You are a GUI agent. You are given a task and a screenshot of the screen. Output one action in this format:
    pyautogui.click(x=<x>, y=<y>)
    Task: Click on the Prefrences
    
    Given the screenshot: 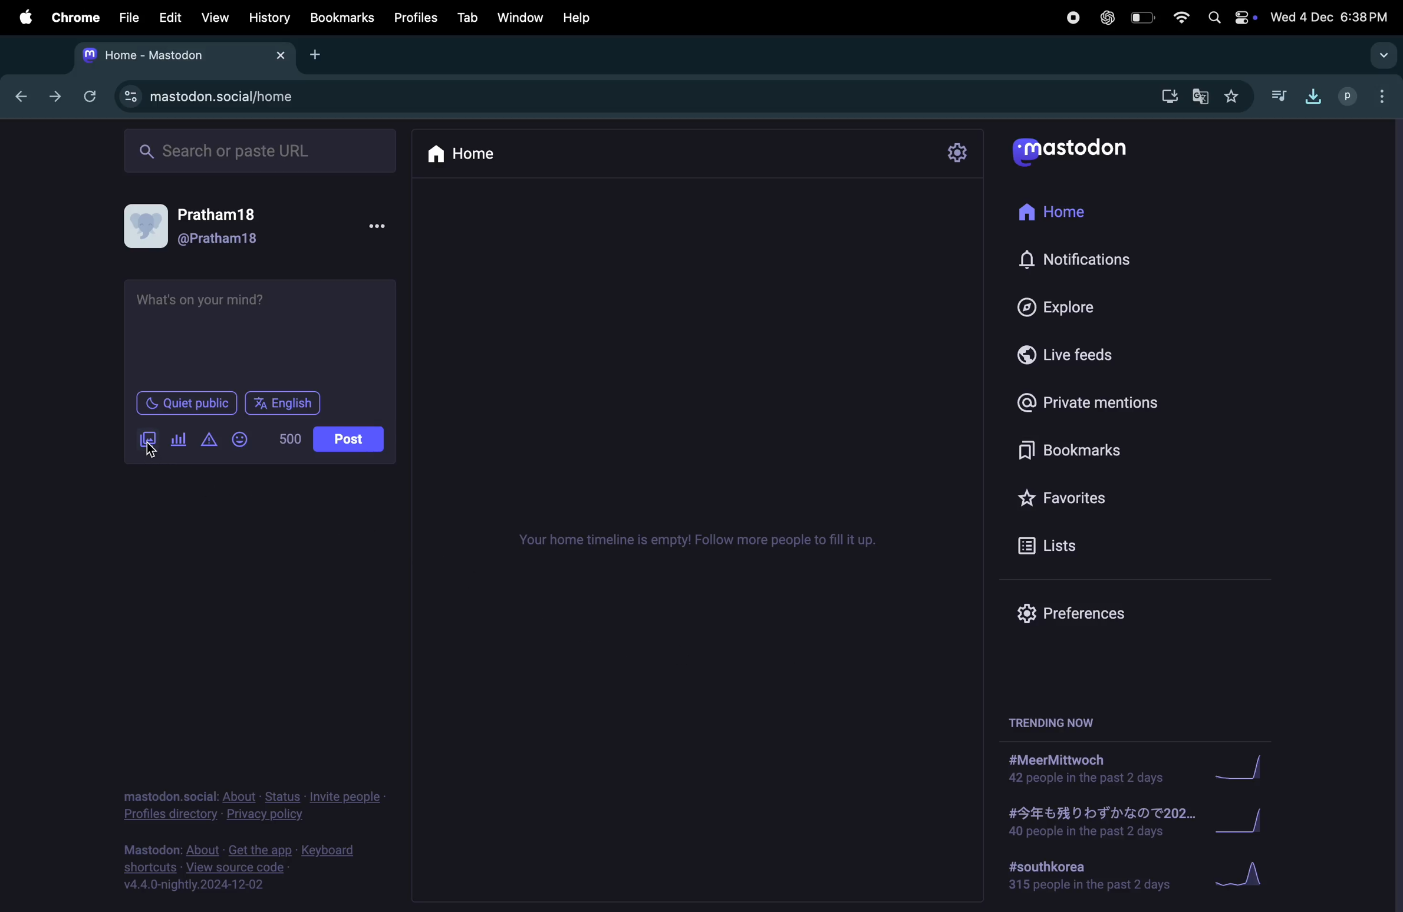 What is the action you would take?
    pyautogui.click(x=1072, y=614)
    